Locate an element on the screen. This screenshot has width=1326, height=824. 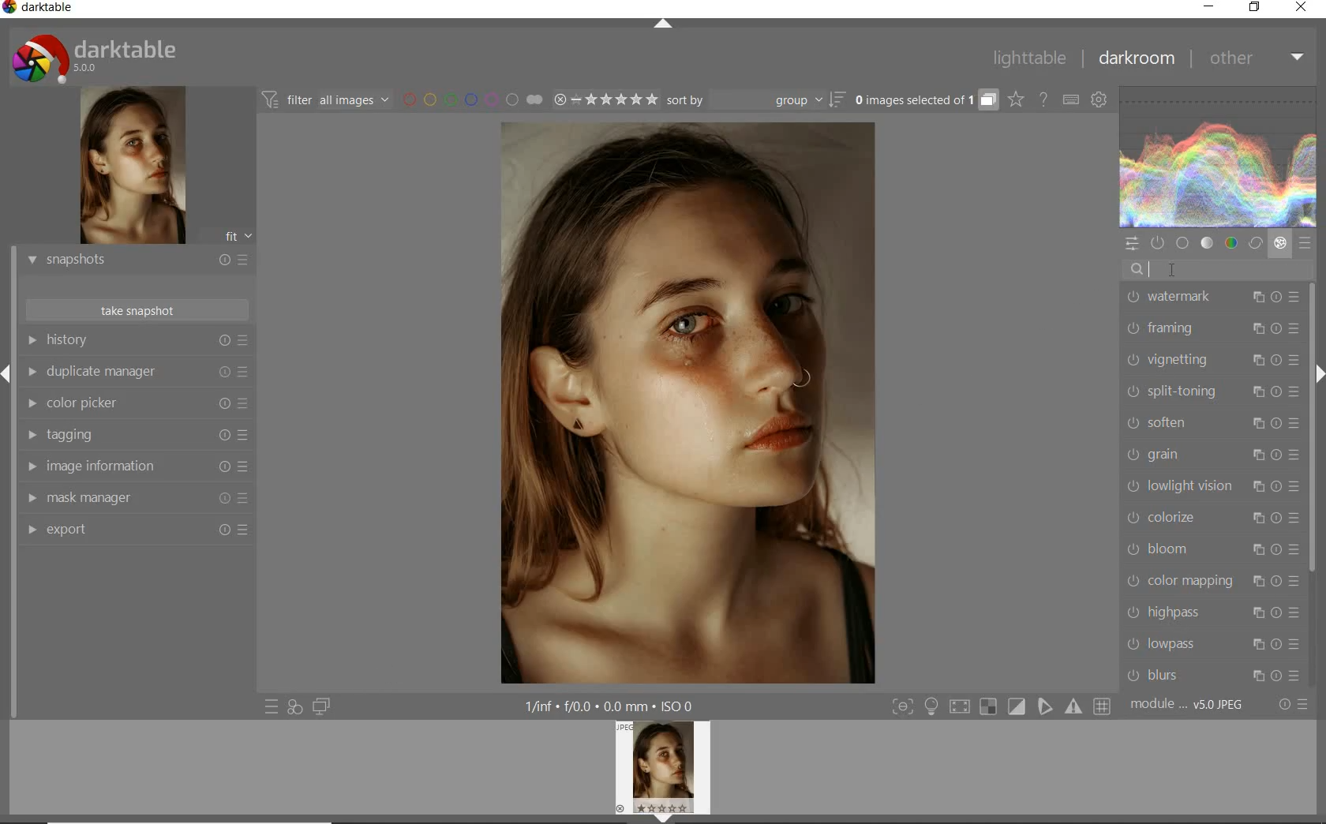
enable online help is located at coordinates (1044, 100).